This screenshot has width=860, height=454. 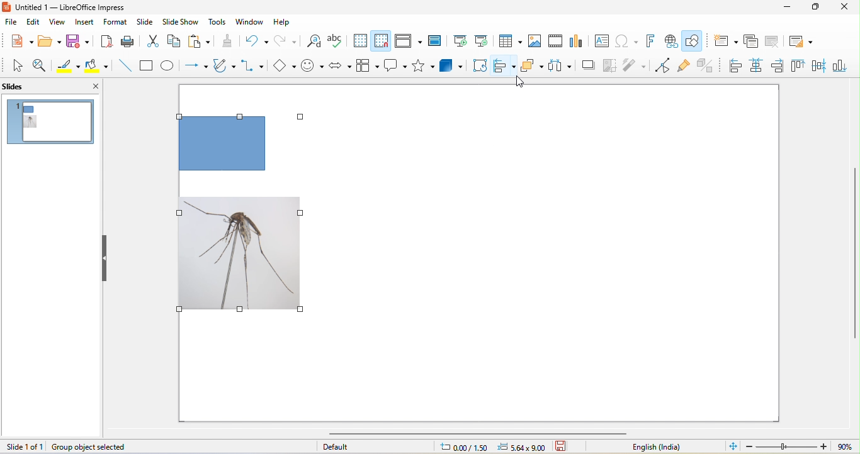 I want to click on chart, so click(x=579, y=43).